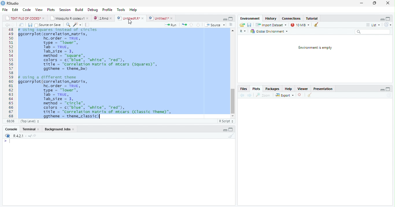  What do you see at coordinates (48, 25) in the screenshot?
I see `Source on Save` at bounding box center [48, 25].